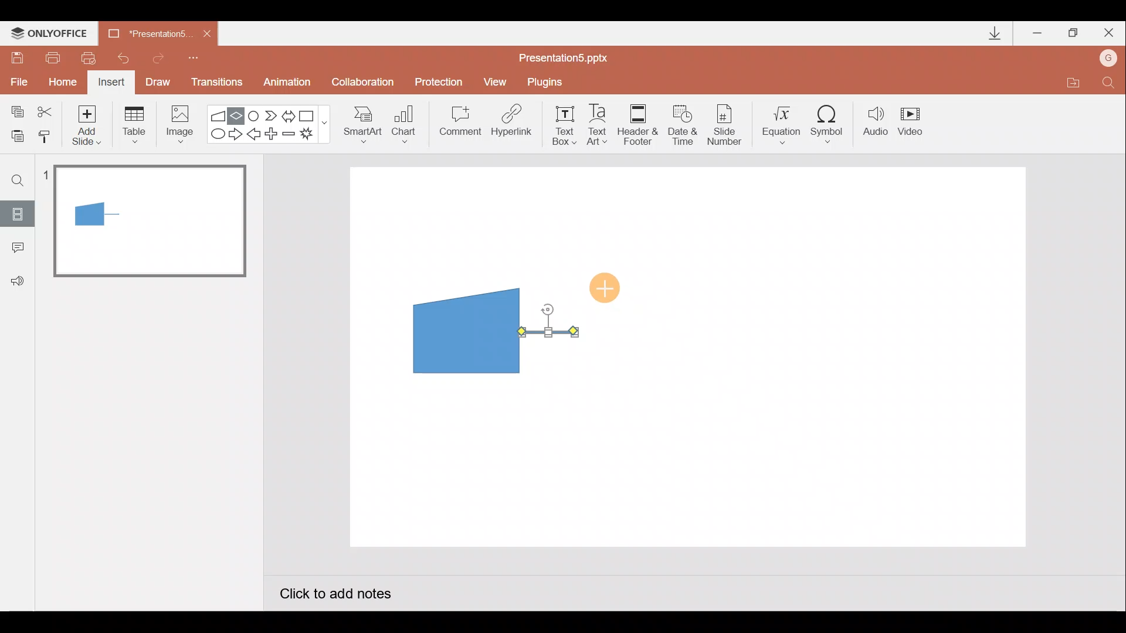 The width and height of the screenshot is (1126, 633). Describe the element at coordinates (289, 84) in the screenshot. I see `Animation` at that location.